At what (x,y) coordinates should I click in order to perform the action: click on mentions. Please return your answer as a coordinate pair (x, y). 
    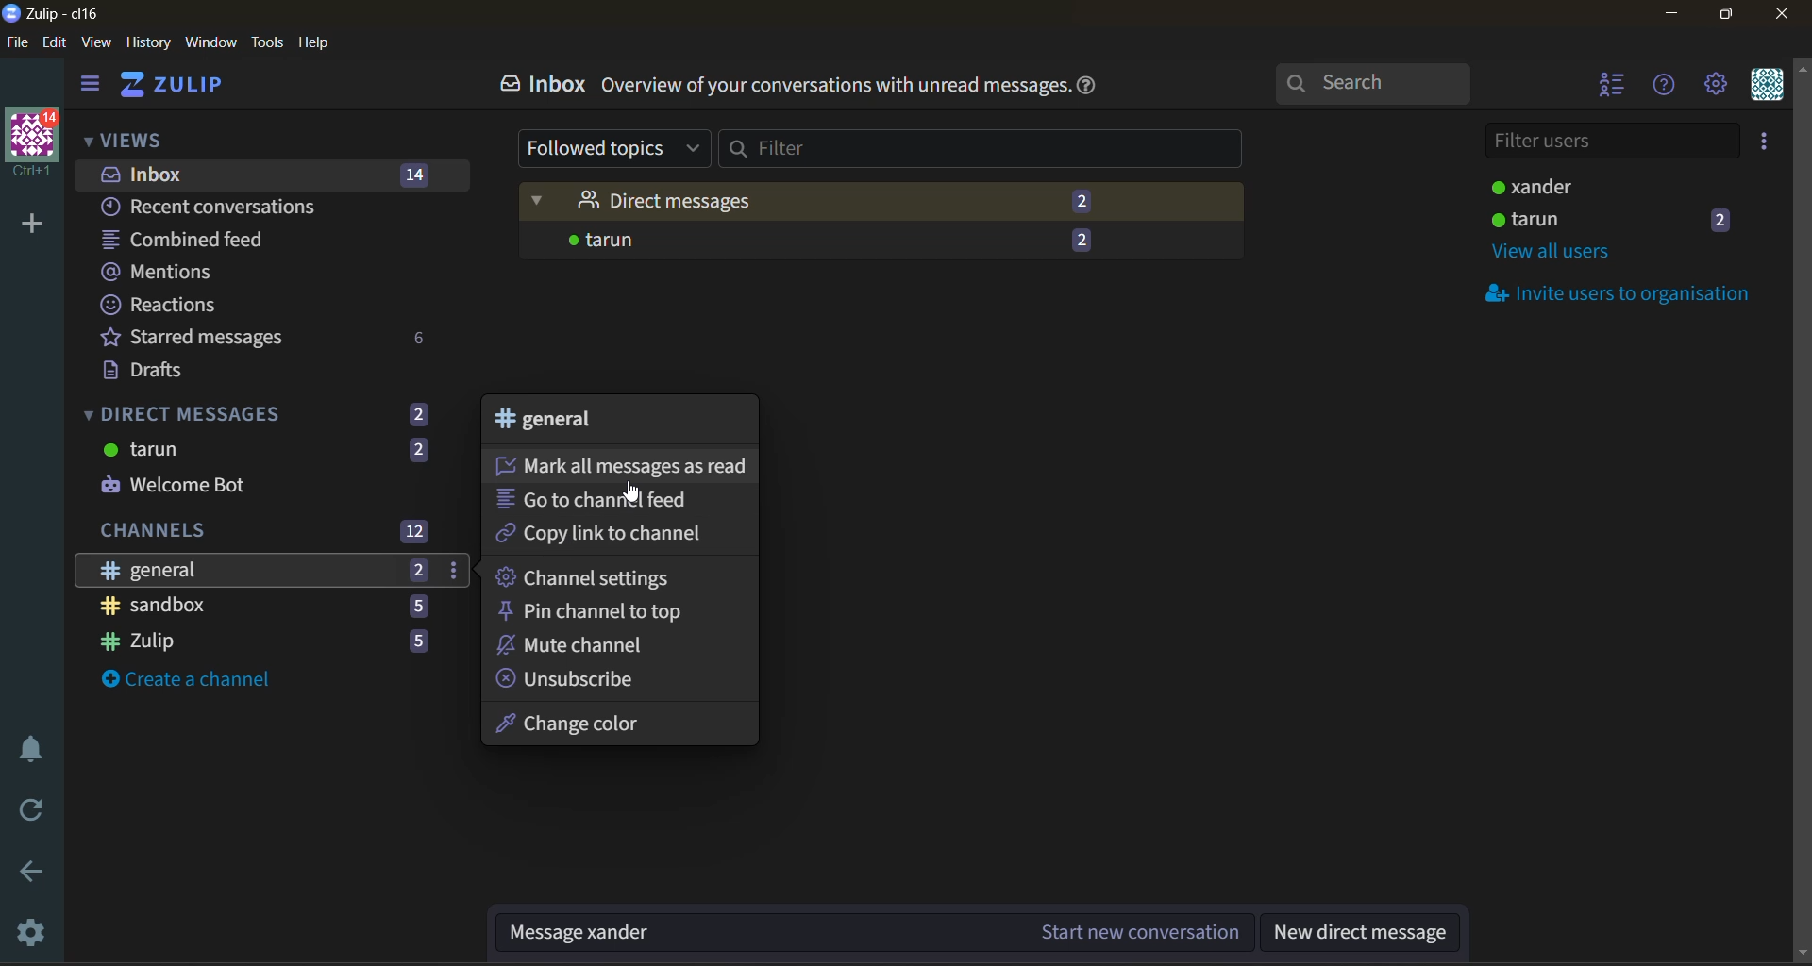
    Looking at the image, I should click on (171, 274).